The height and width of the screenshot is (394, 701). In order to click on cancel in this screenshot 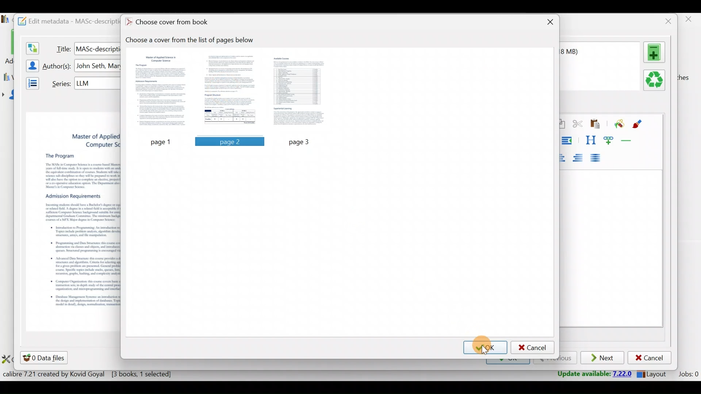, I will do `click(533, 347)`.